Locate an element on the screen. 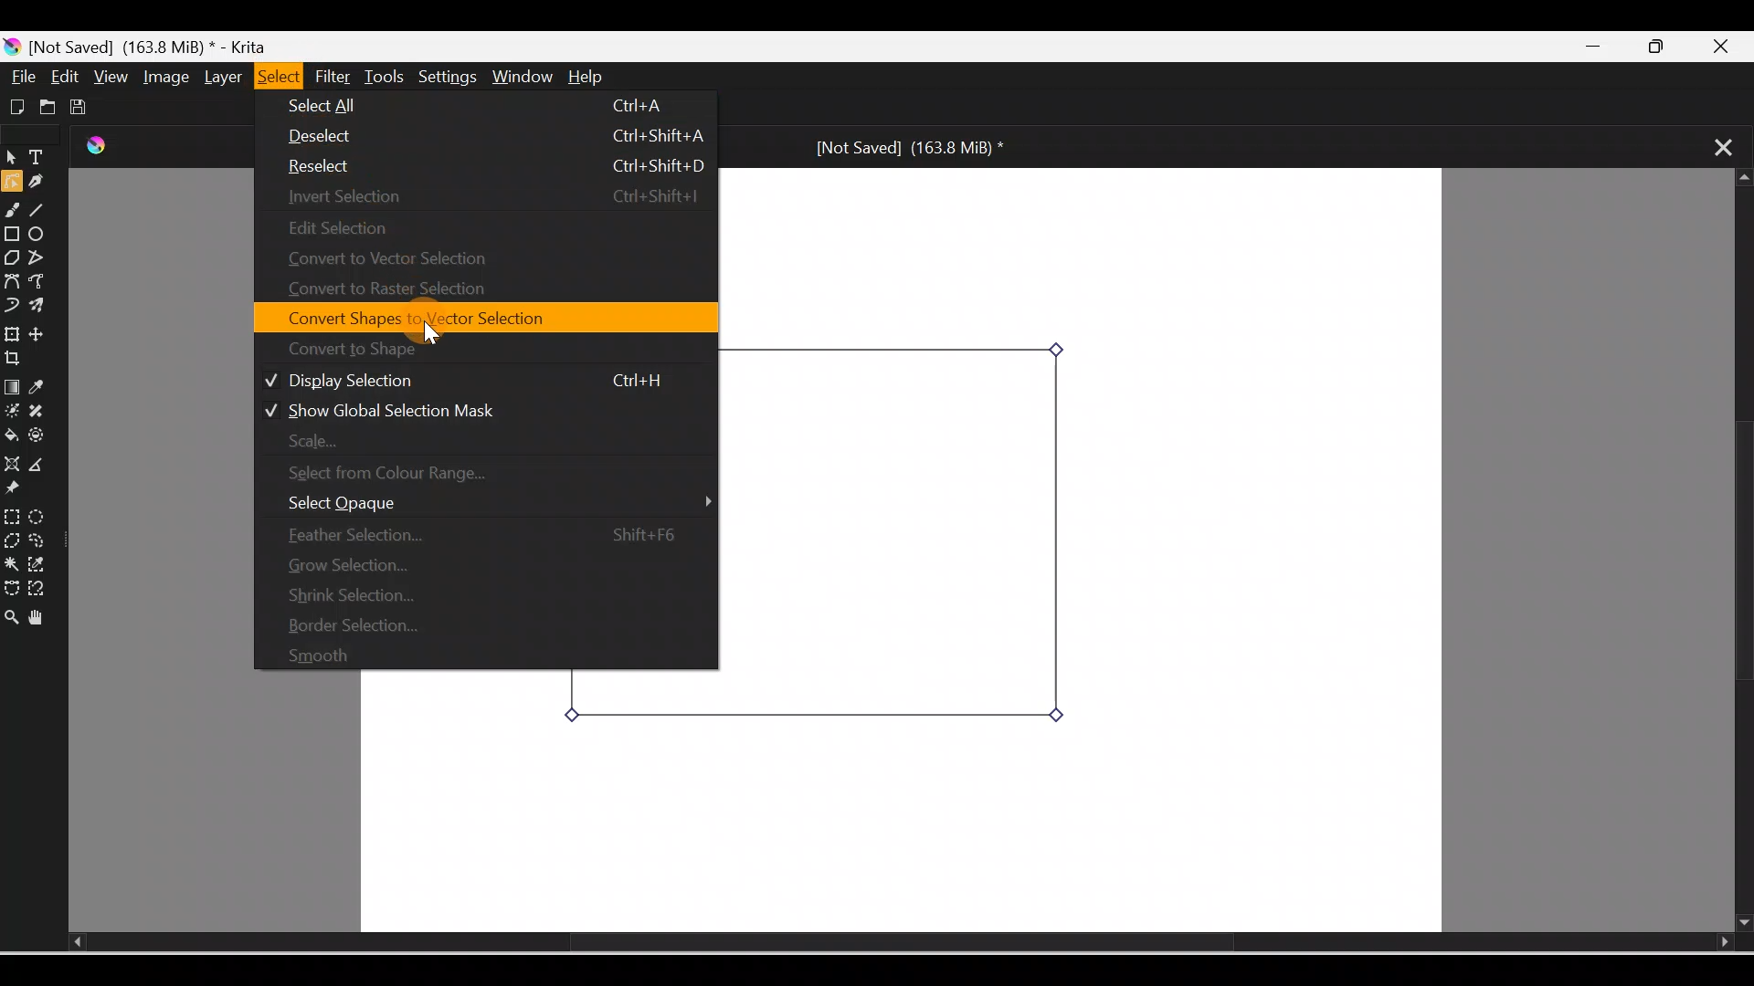  Convert to Vector selection is located at coordinates (396, 258).